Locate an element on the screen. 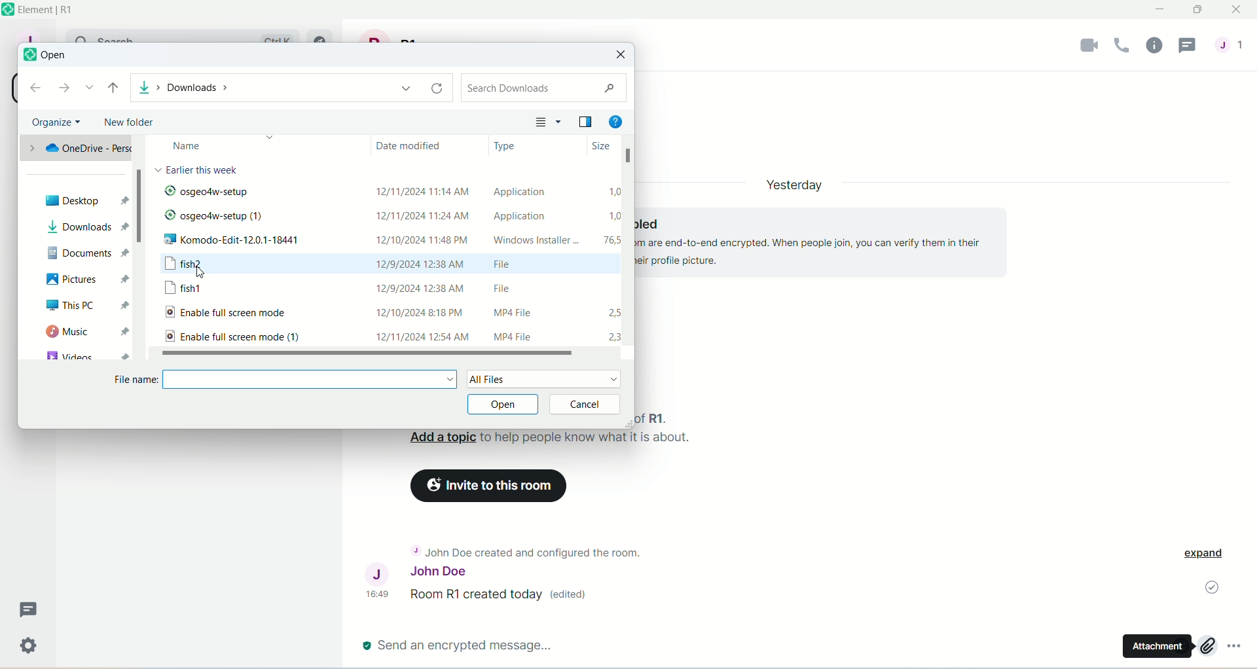  minimize is located at coordinates (1161, 10).